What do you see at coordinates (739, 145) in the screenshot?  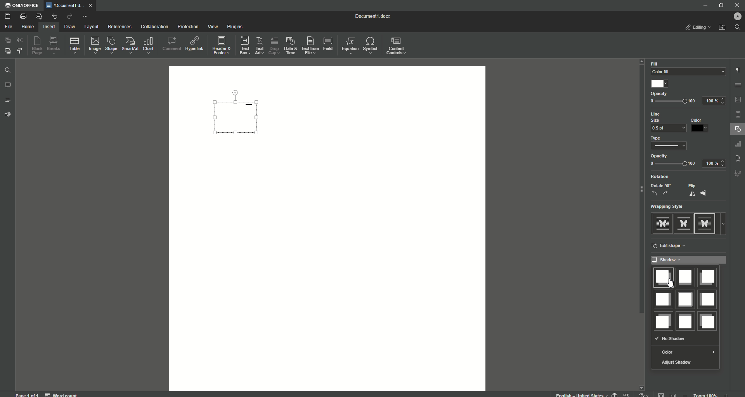 I see `table` at bounding box center [739, 145].